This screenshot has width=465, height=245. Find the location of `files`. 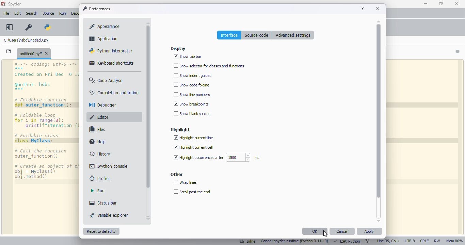

files is located at coordinates (98, 129).